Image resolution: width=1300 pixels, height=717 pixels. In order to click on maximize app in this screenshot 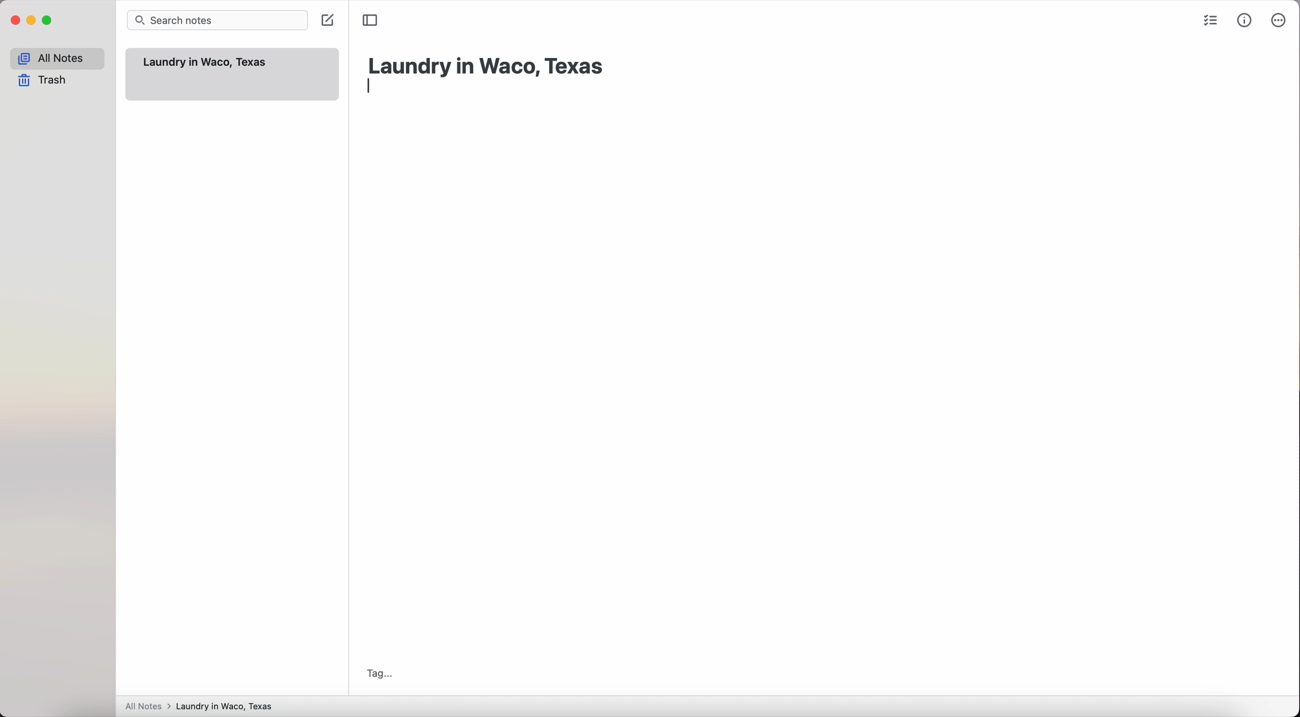, I will do `click(48, 20)`.